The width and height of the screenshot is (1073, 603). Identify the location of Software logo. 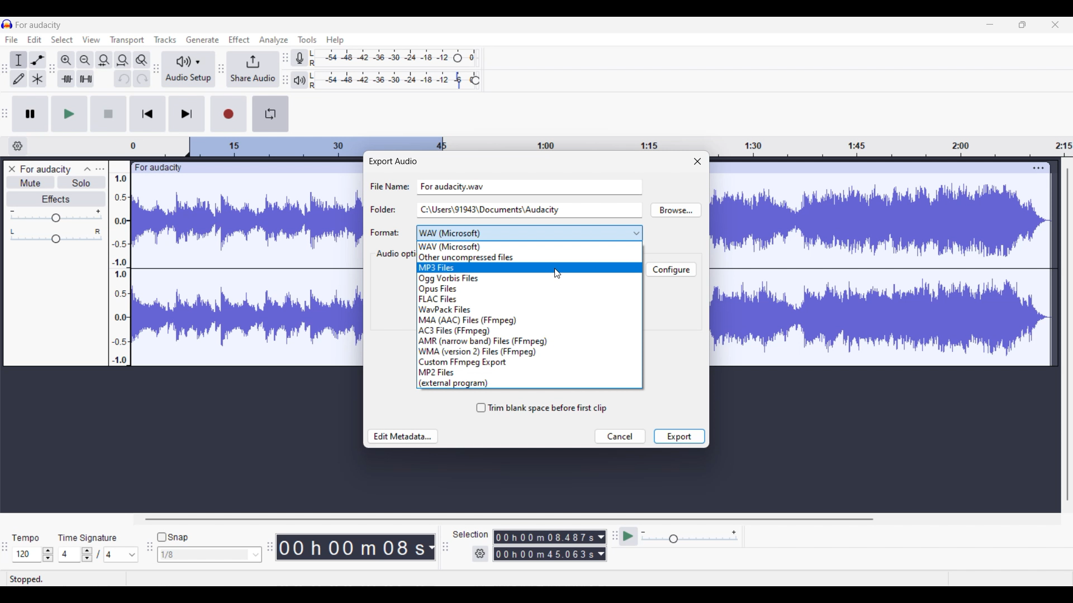
(7, 24).